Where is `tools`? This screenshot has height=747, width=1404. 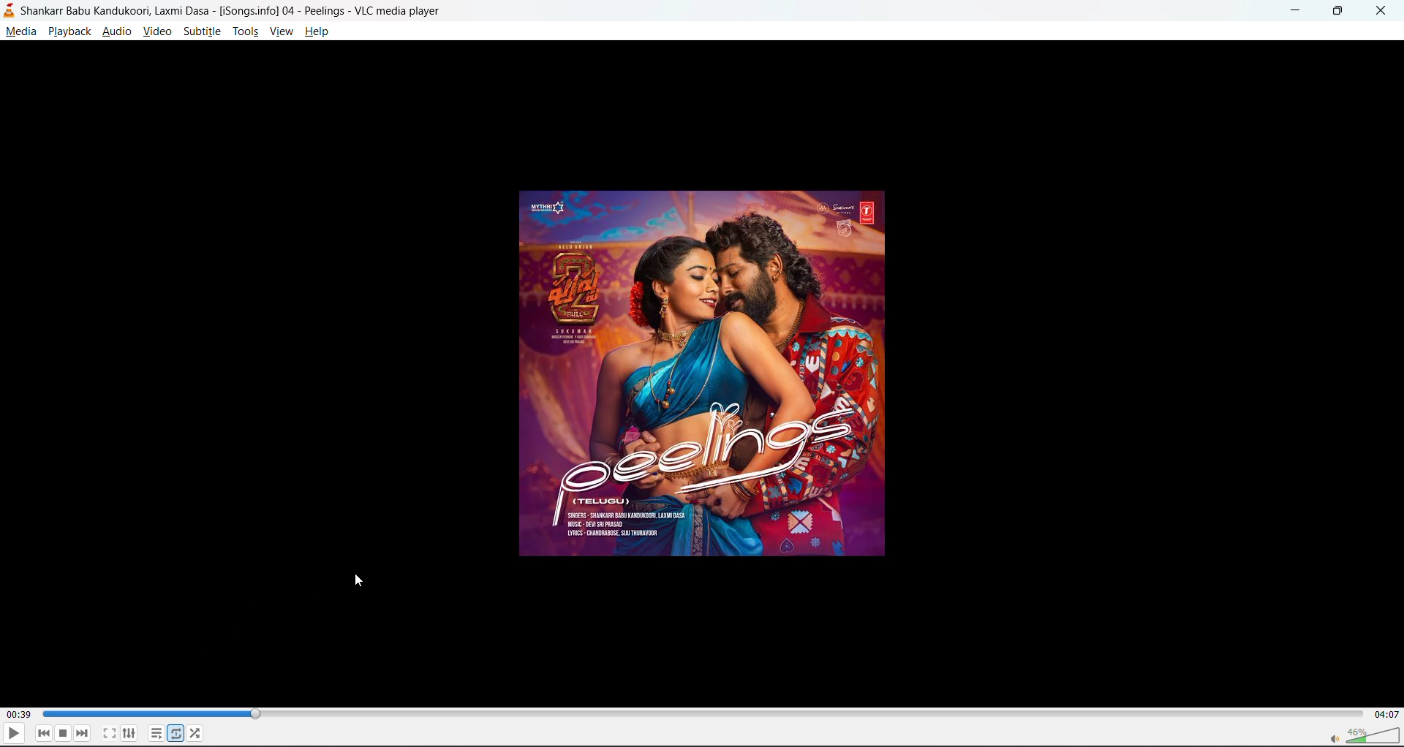
tools is located at coordinates (248, 32).